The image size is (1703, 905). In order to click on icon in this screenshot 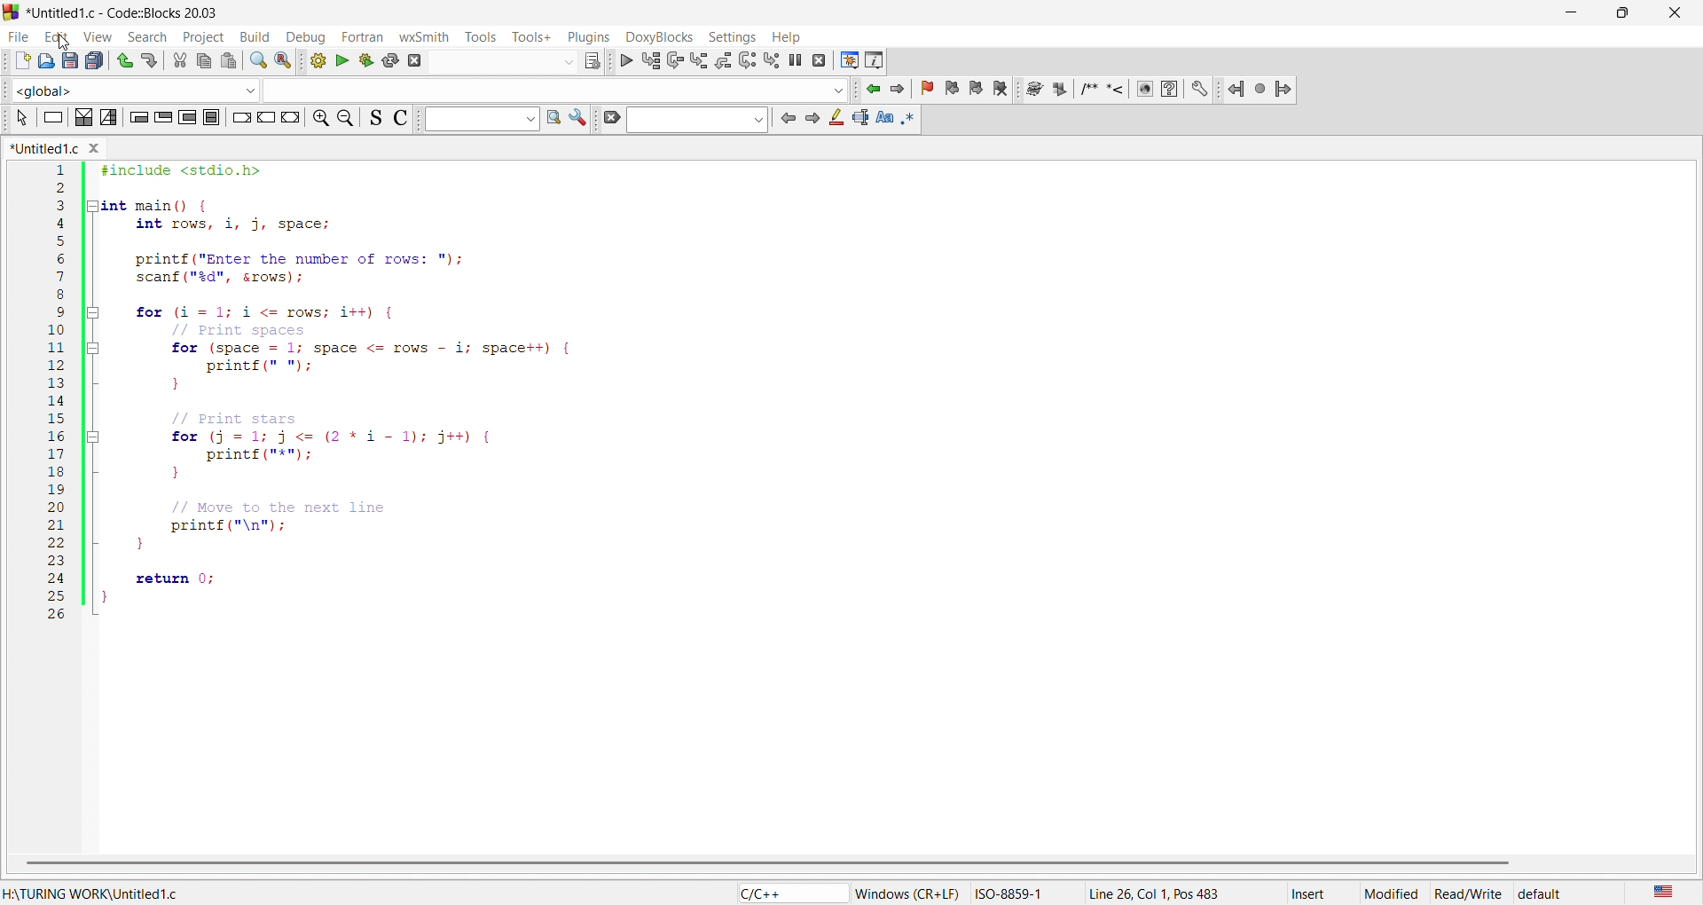, I will do `click(238, 118)`.